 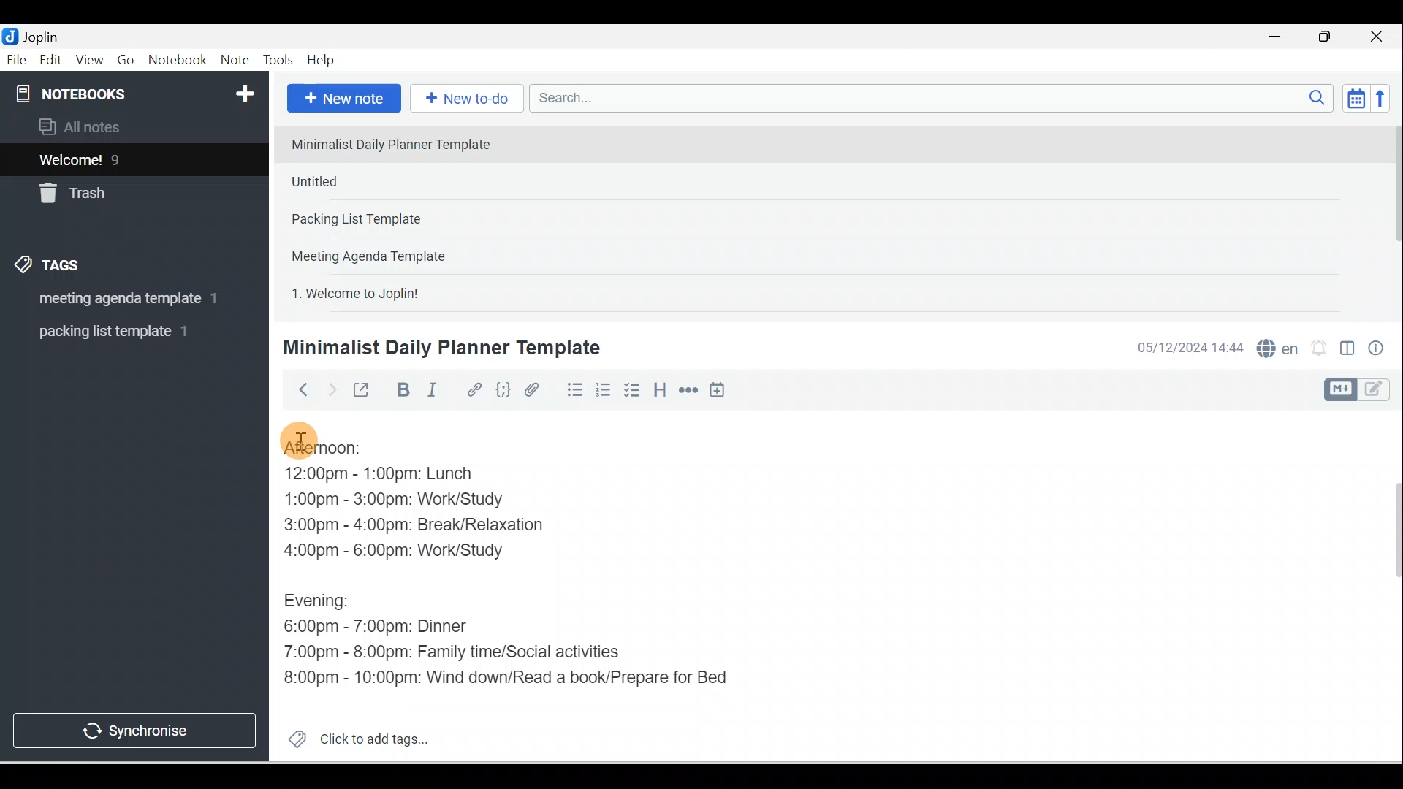 What do you see at coordinates (133, 728) in the screenshot?
I see `Synchronise` at bounding box center [133, 728].